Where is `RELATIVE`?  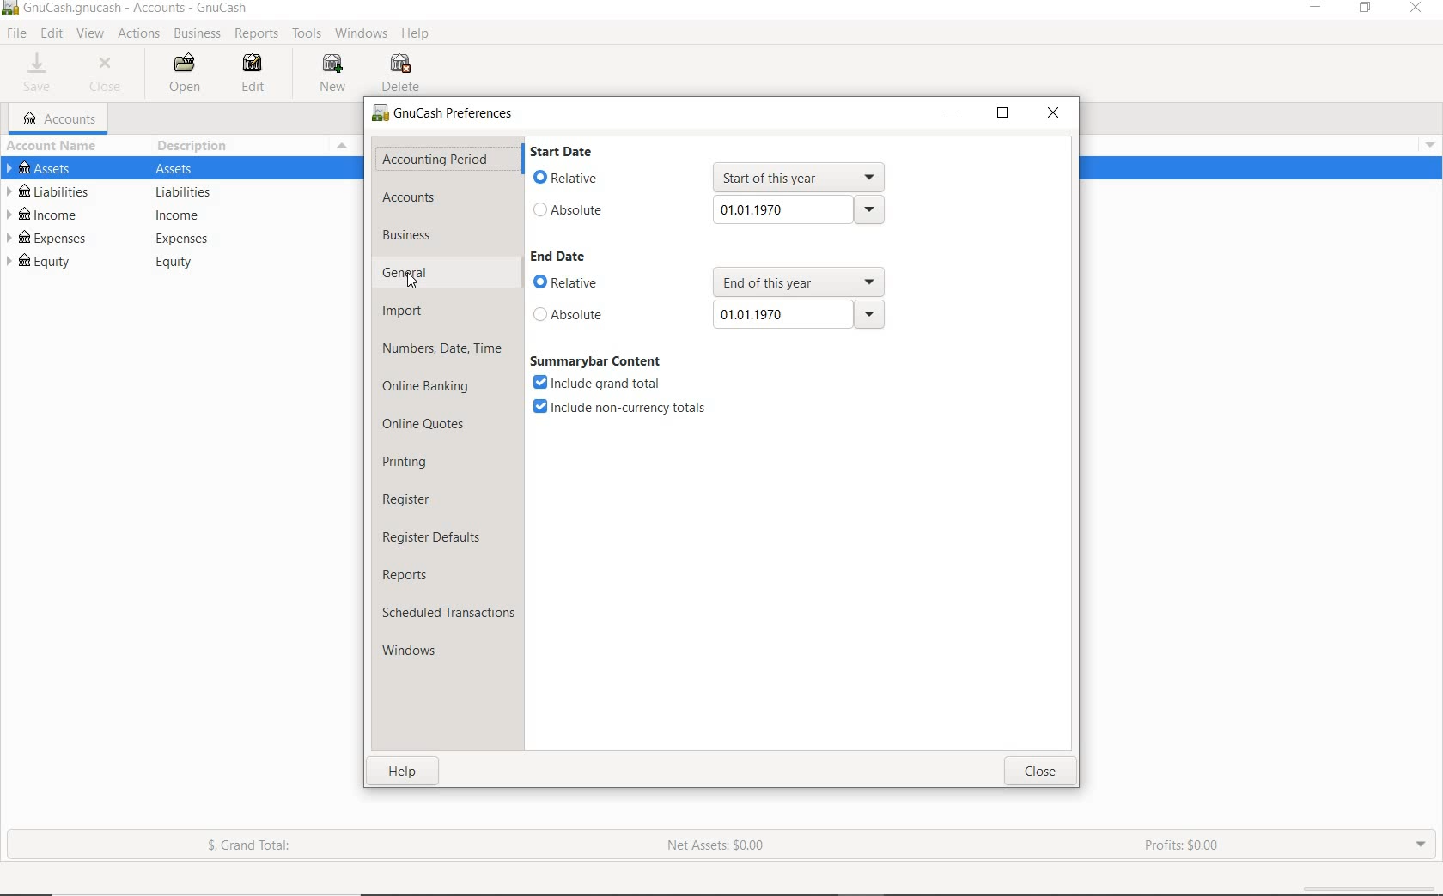
RELATIVE is located at coordinates (590, 282).